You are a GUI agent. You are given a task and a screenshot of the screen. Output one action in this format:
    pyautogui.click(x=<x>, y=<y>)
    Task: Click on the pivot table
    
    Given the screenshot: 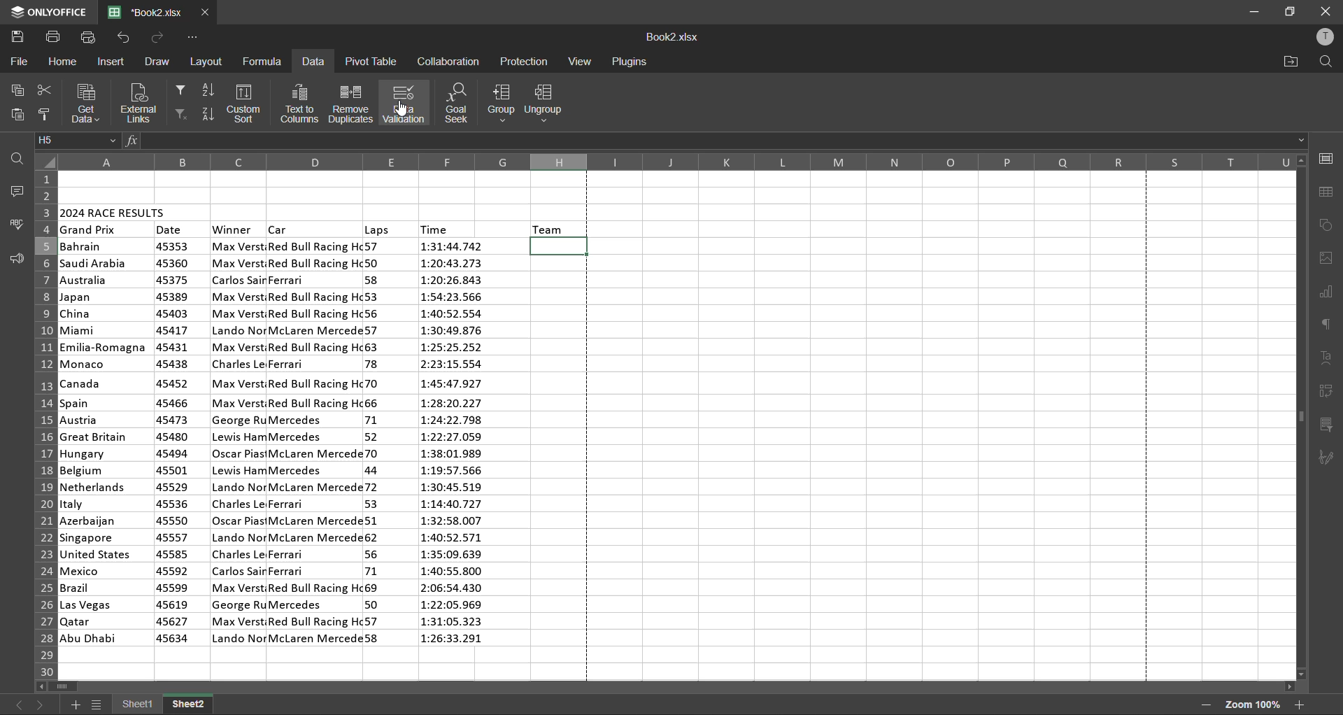 What is the action you would take?
    pyautogui.click(x=1327, y=392)
    